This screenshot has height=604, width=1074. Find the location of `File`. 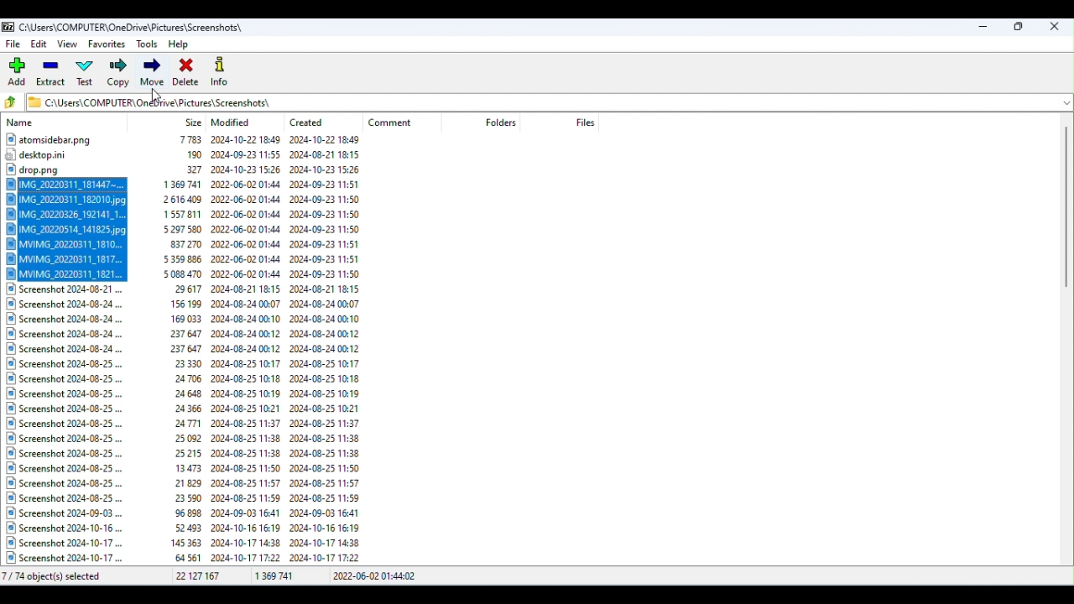

File is located at coordinates (14, 44).